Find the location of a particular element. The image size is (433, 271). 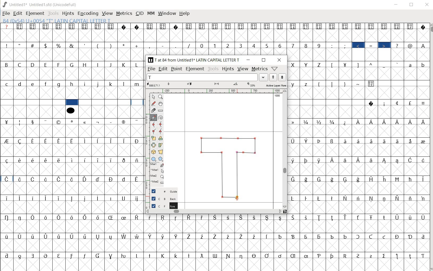

Symbol is located at coordinates (20, 160).